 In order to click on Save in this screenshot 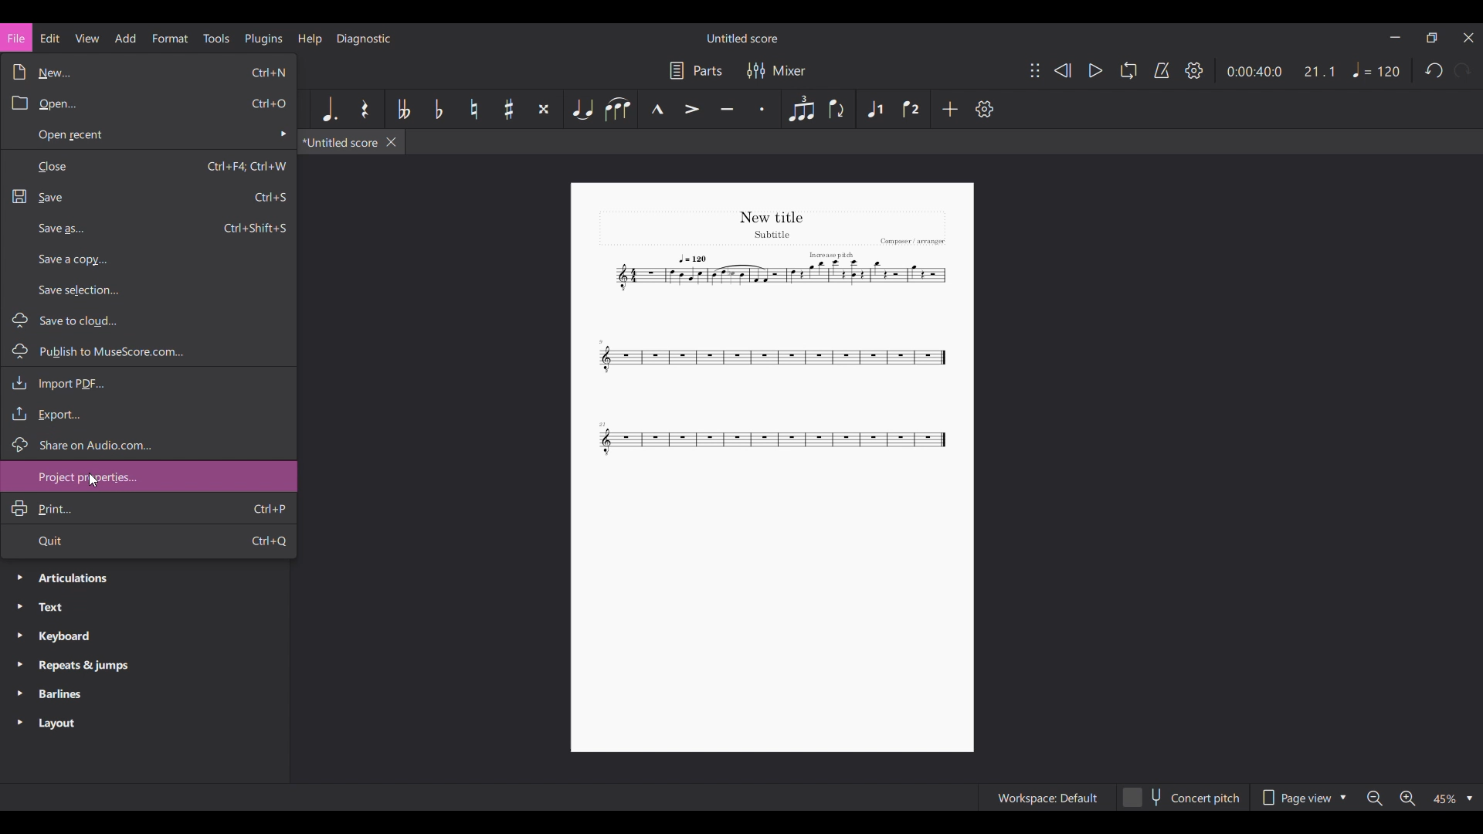, I will do `click(148, 196)`.